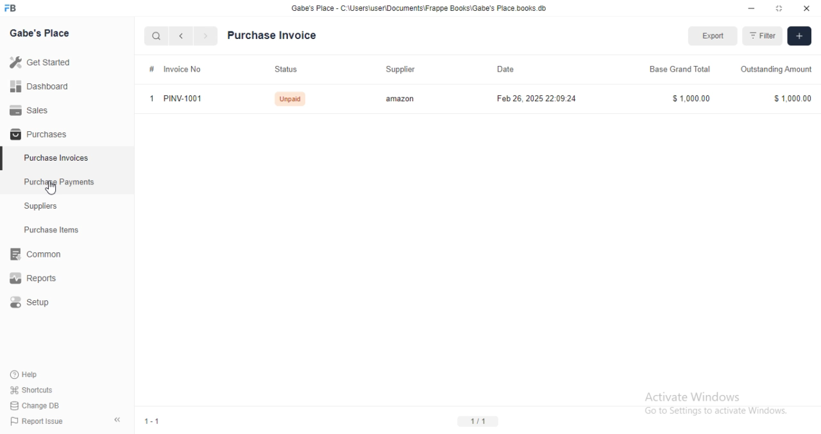  Describe the element at coordinates (799, 36) in the screenshot. I see `Add ` at that location.